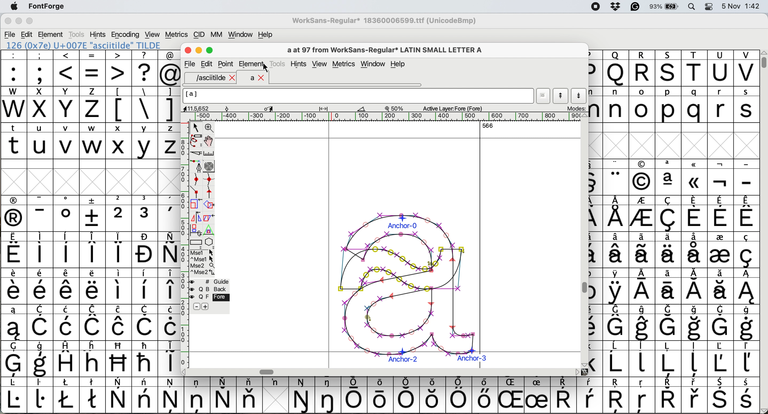 This screenshot has height=414, width=768. What do you see at coordinates (196, 191) in the screenshot?
I see `add a comer point` at bounding box center [196, 191].